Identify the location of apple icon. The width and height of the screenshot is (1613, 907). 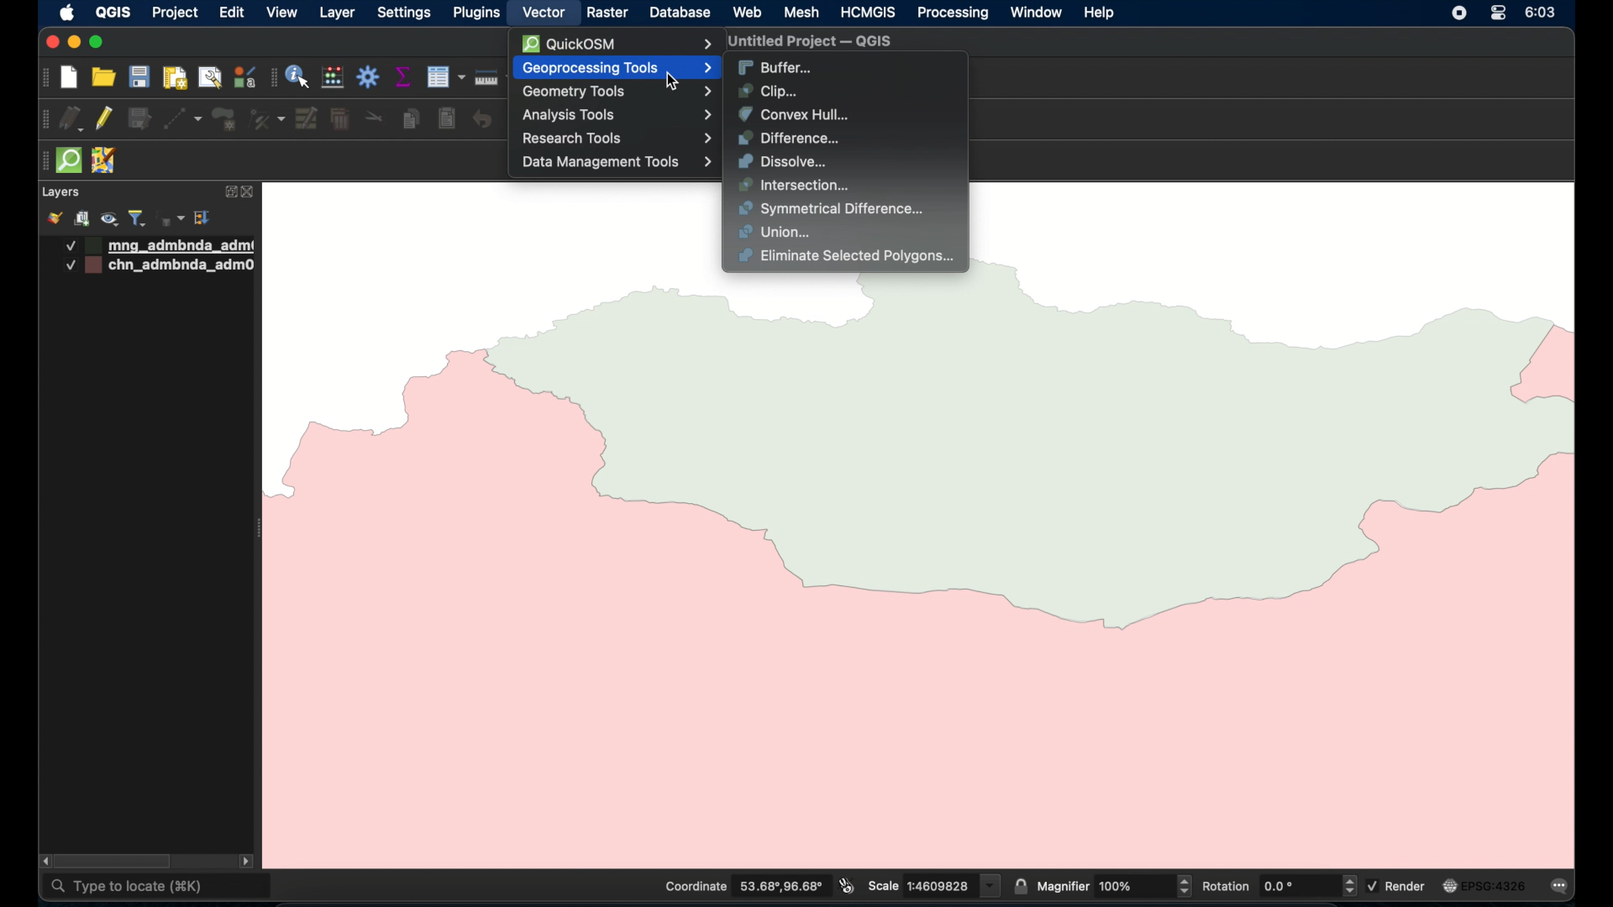
(68, 13).